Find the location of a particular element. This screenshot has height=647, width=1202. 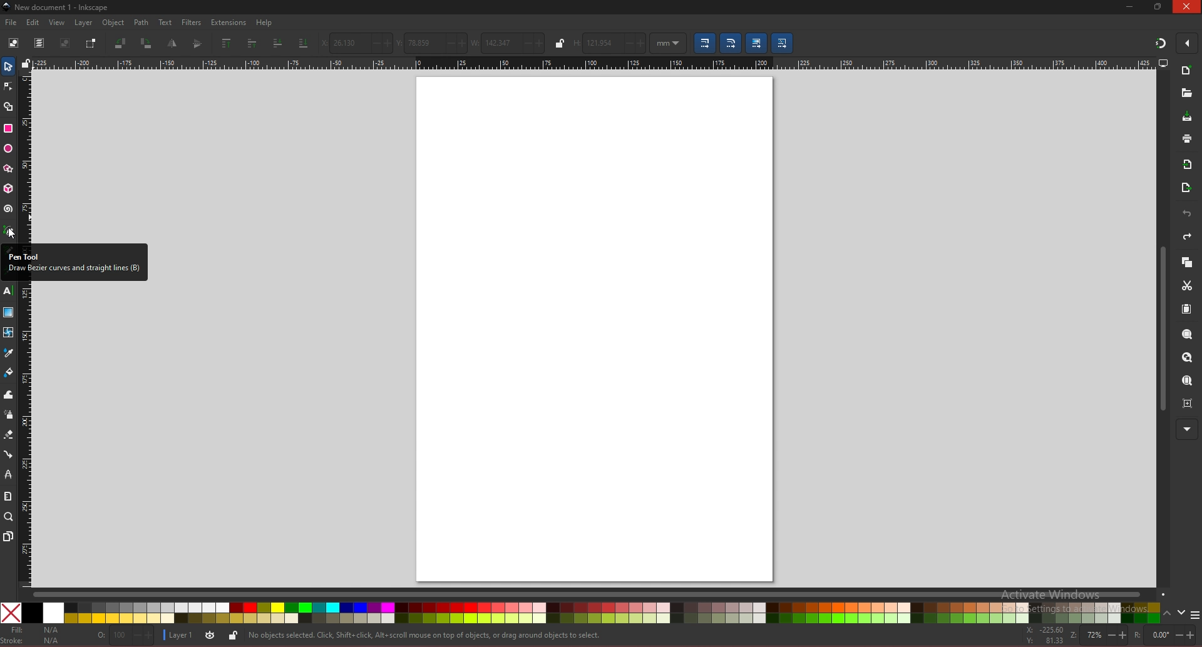

move gradient is located at coordinates (757, 43).